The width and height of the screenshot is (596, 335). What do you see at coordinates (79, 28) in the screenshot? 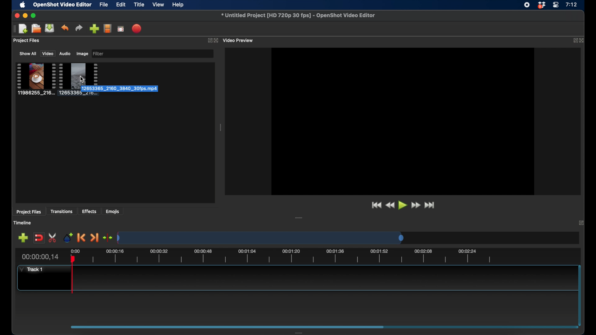
I see `redo` at bounding box center [79, 28].